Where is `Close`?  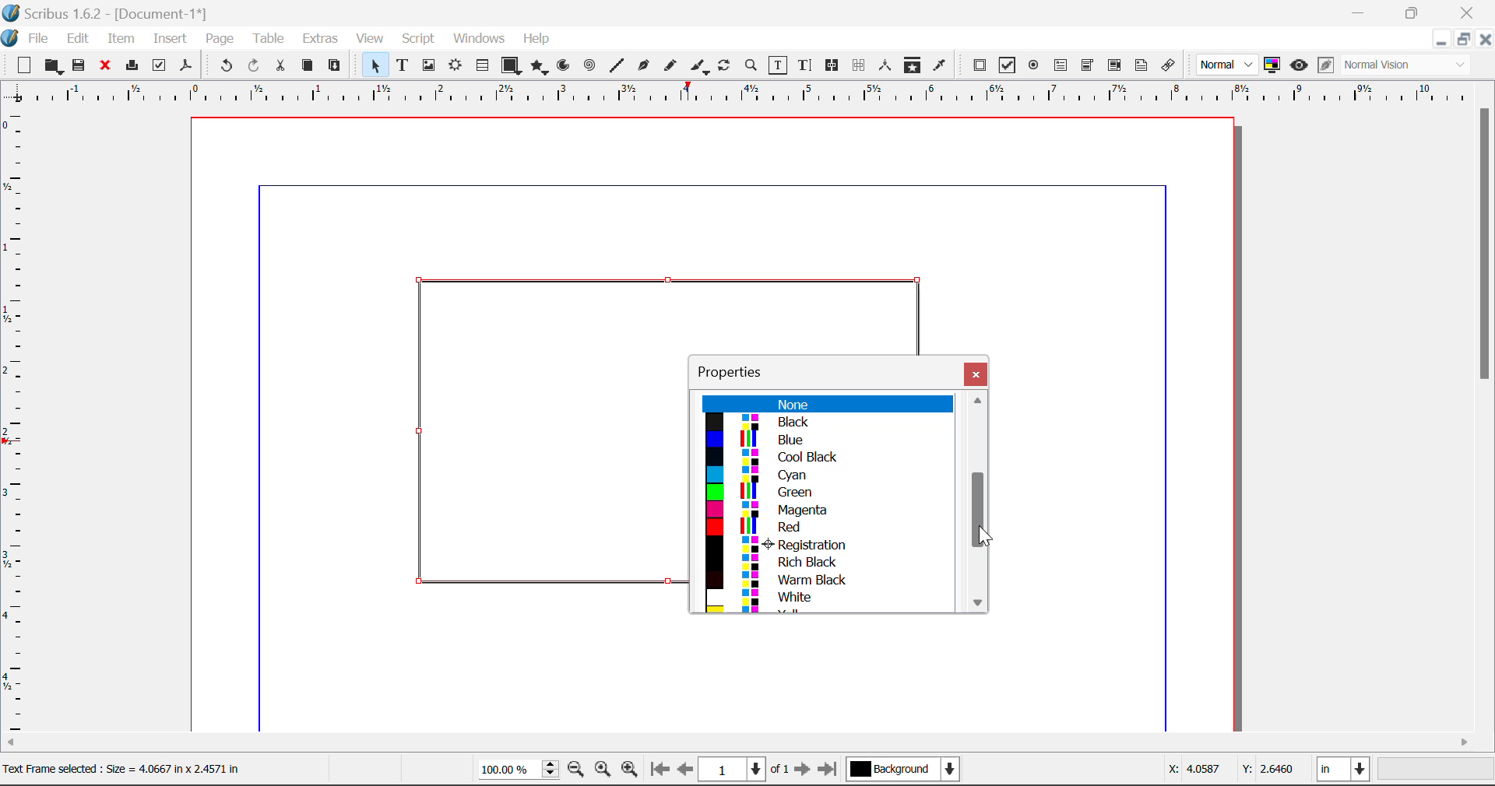 Close is located at coordinates (976, 374).